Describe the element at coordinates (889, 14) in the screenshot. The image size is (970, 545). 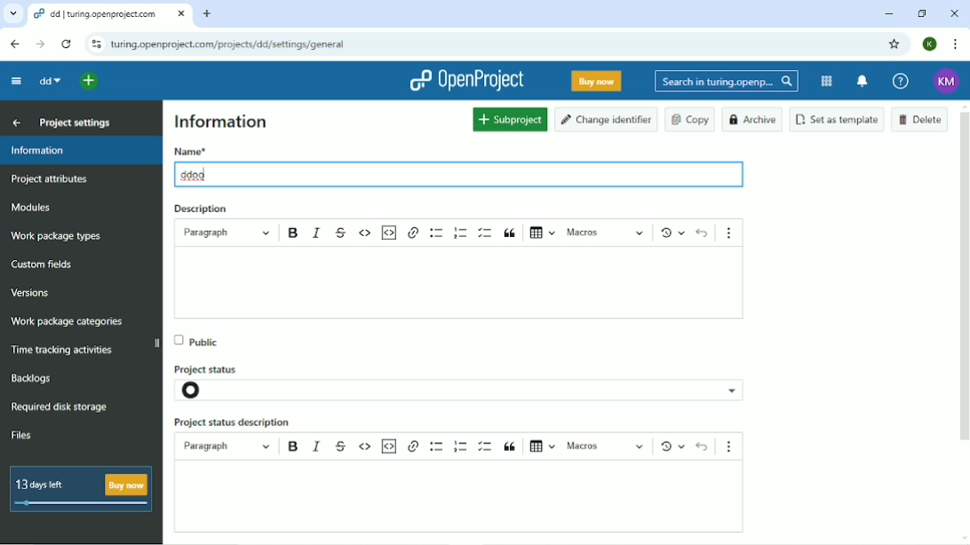
I see `Minimize` at that location.